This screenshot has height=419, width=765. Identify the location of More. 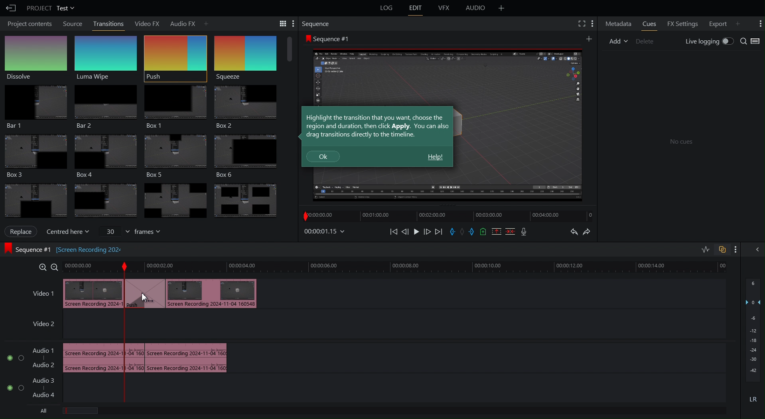
(589, 38).